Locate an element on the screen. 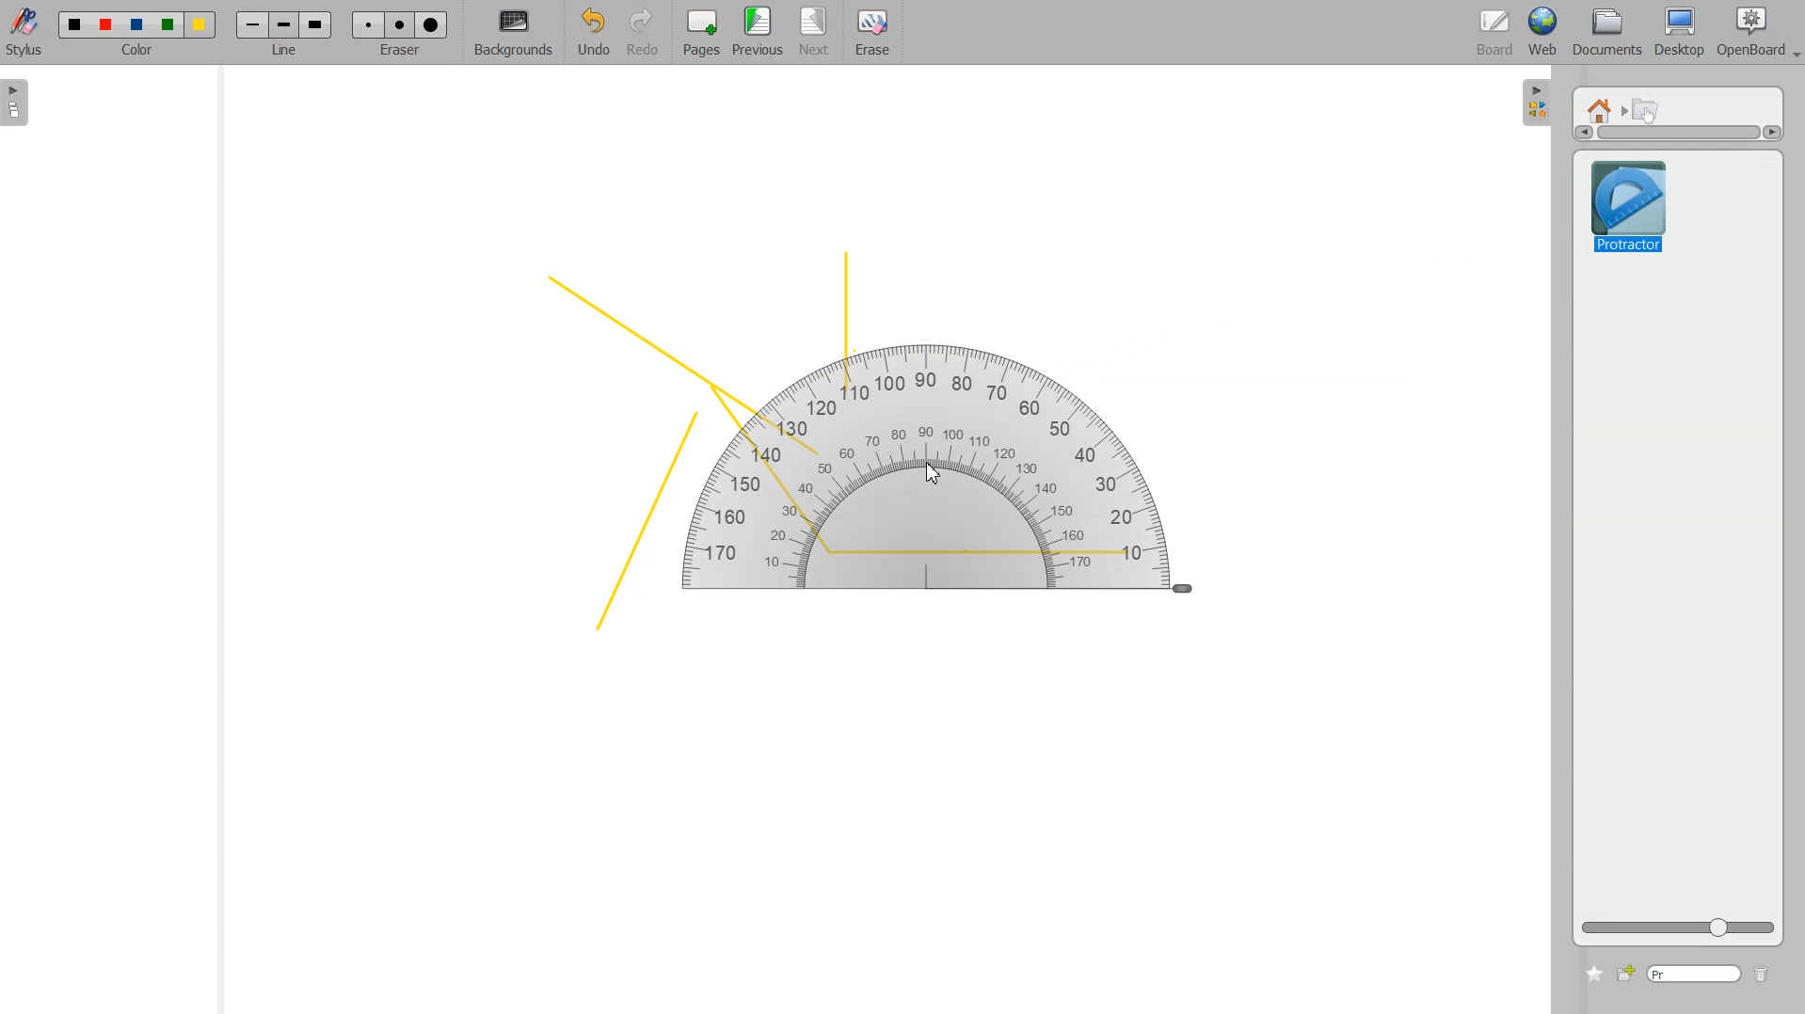  color is located at coordinates (139, 53).